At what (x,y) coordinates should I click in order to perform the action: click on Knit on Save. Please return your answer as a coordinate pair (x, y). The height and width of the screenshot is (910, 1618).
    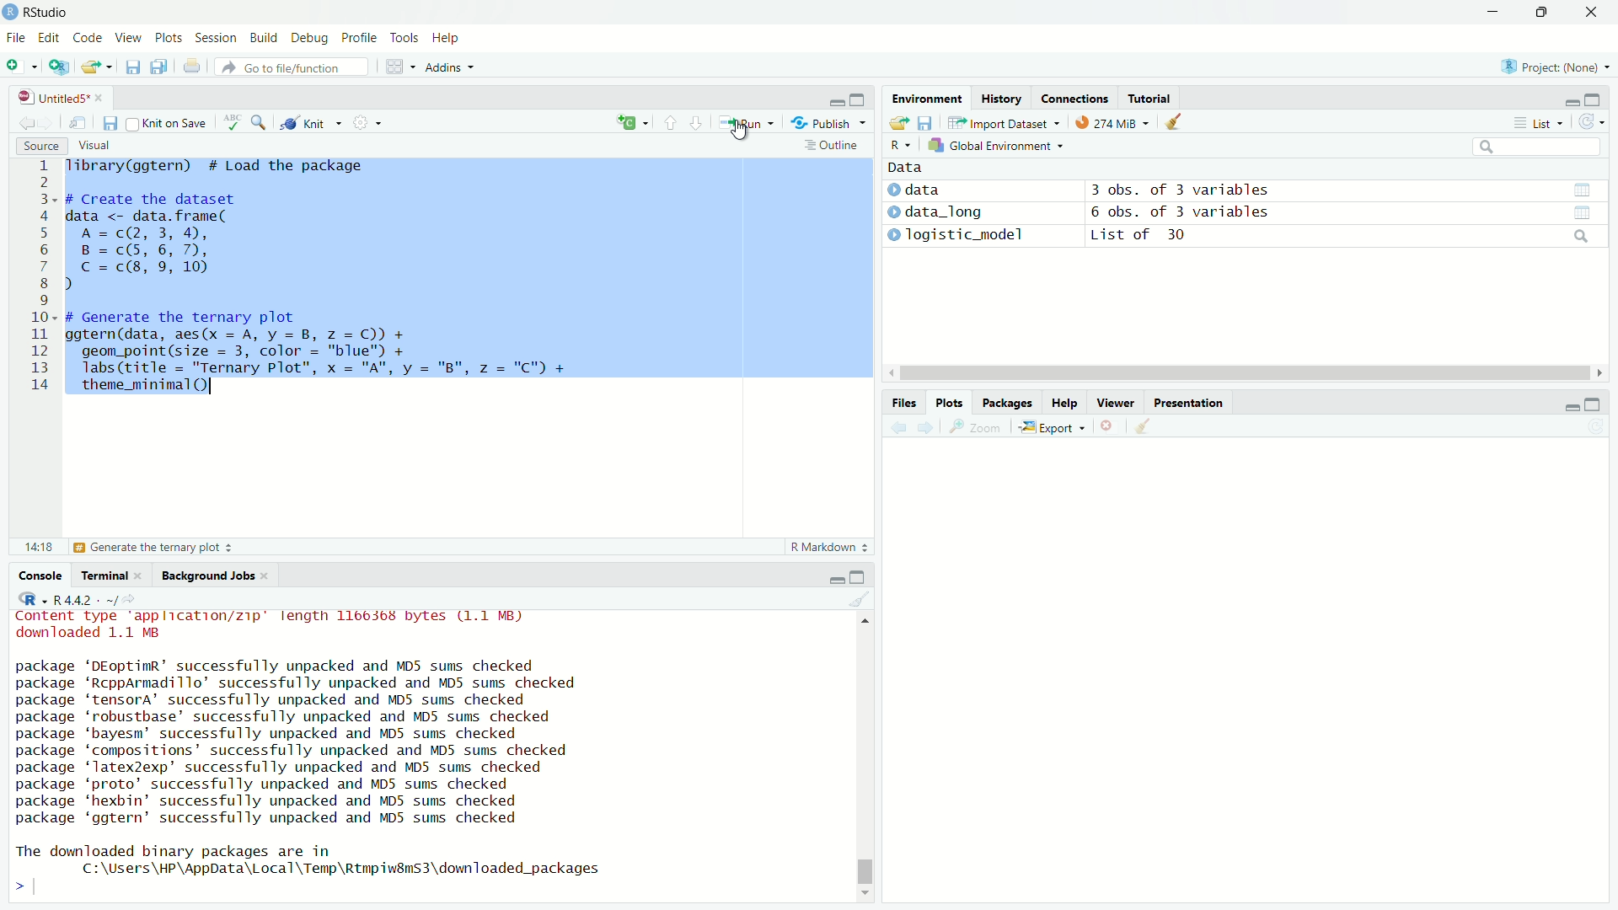
    Looking at the image, I should click on (174, 124).